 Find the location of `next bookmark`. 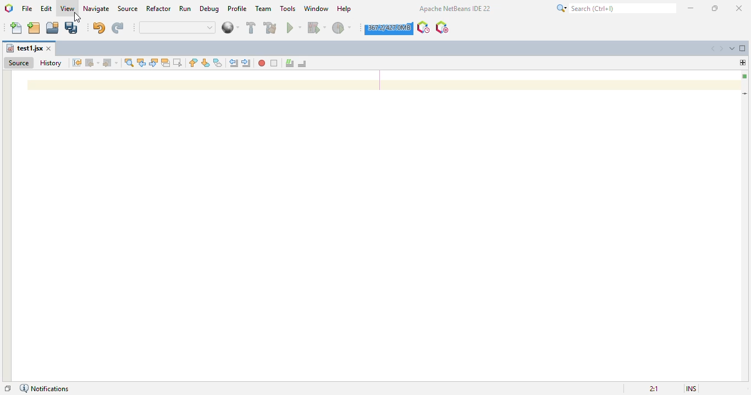

next bookmark is located at coordinates (206, 63).